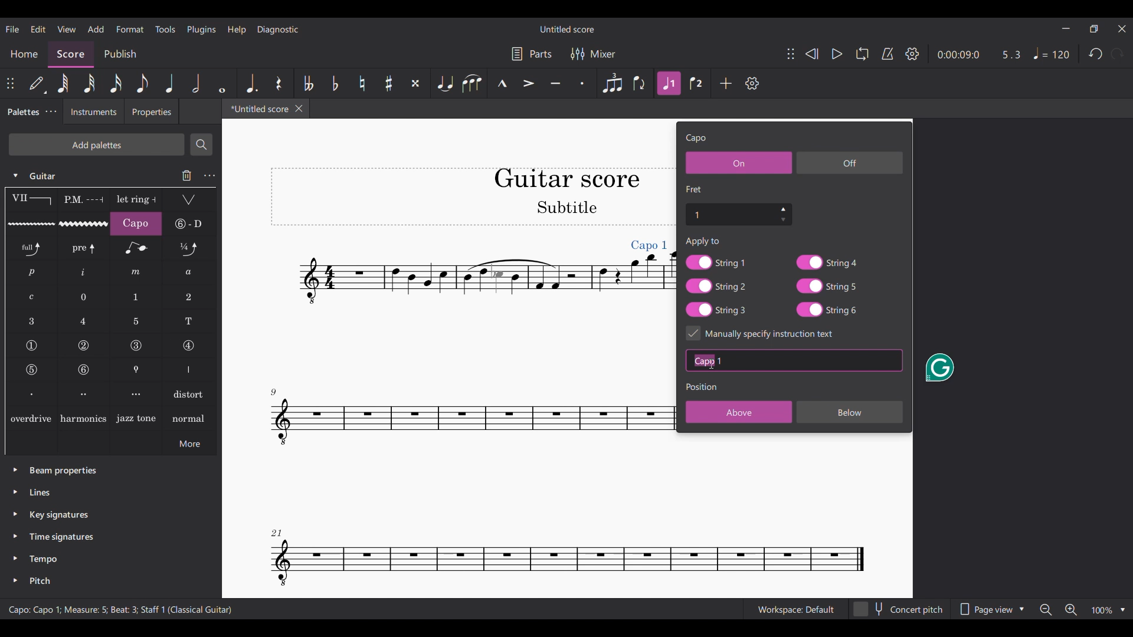 The width and height of the screenshot is (1133, 637). I want to click on Click to expand beam properties, so click(15, 469).